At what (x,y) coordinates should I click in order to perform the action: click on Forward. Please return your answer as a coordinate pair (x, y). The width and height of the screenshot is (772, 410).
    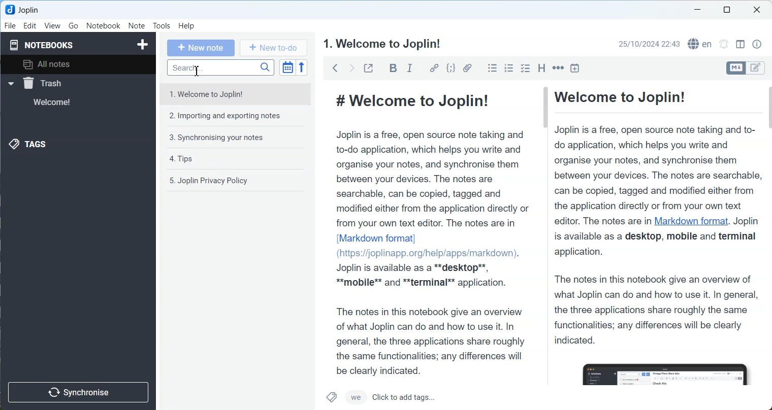
    Looking at the image, I should click on (351, 67).